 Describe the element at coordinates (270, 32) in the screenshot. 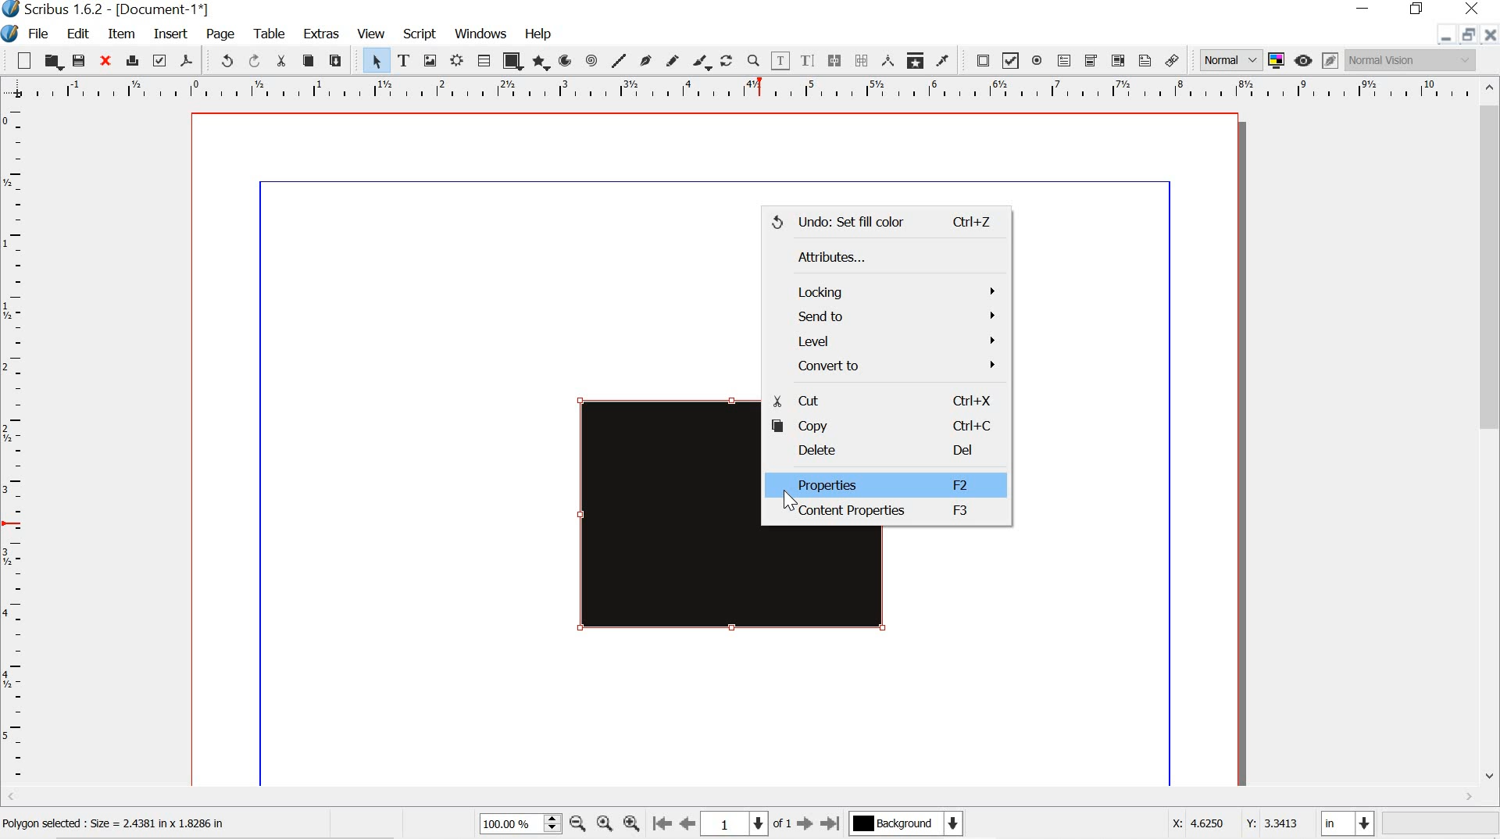

I see `tools` at that location.